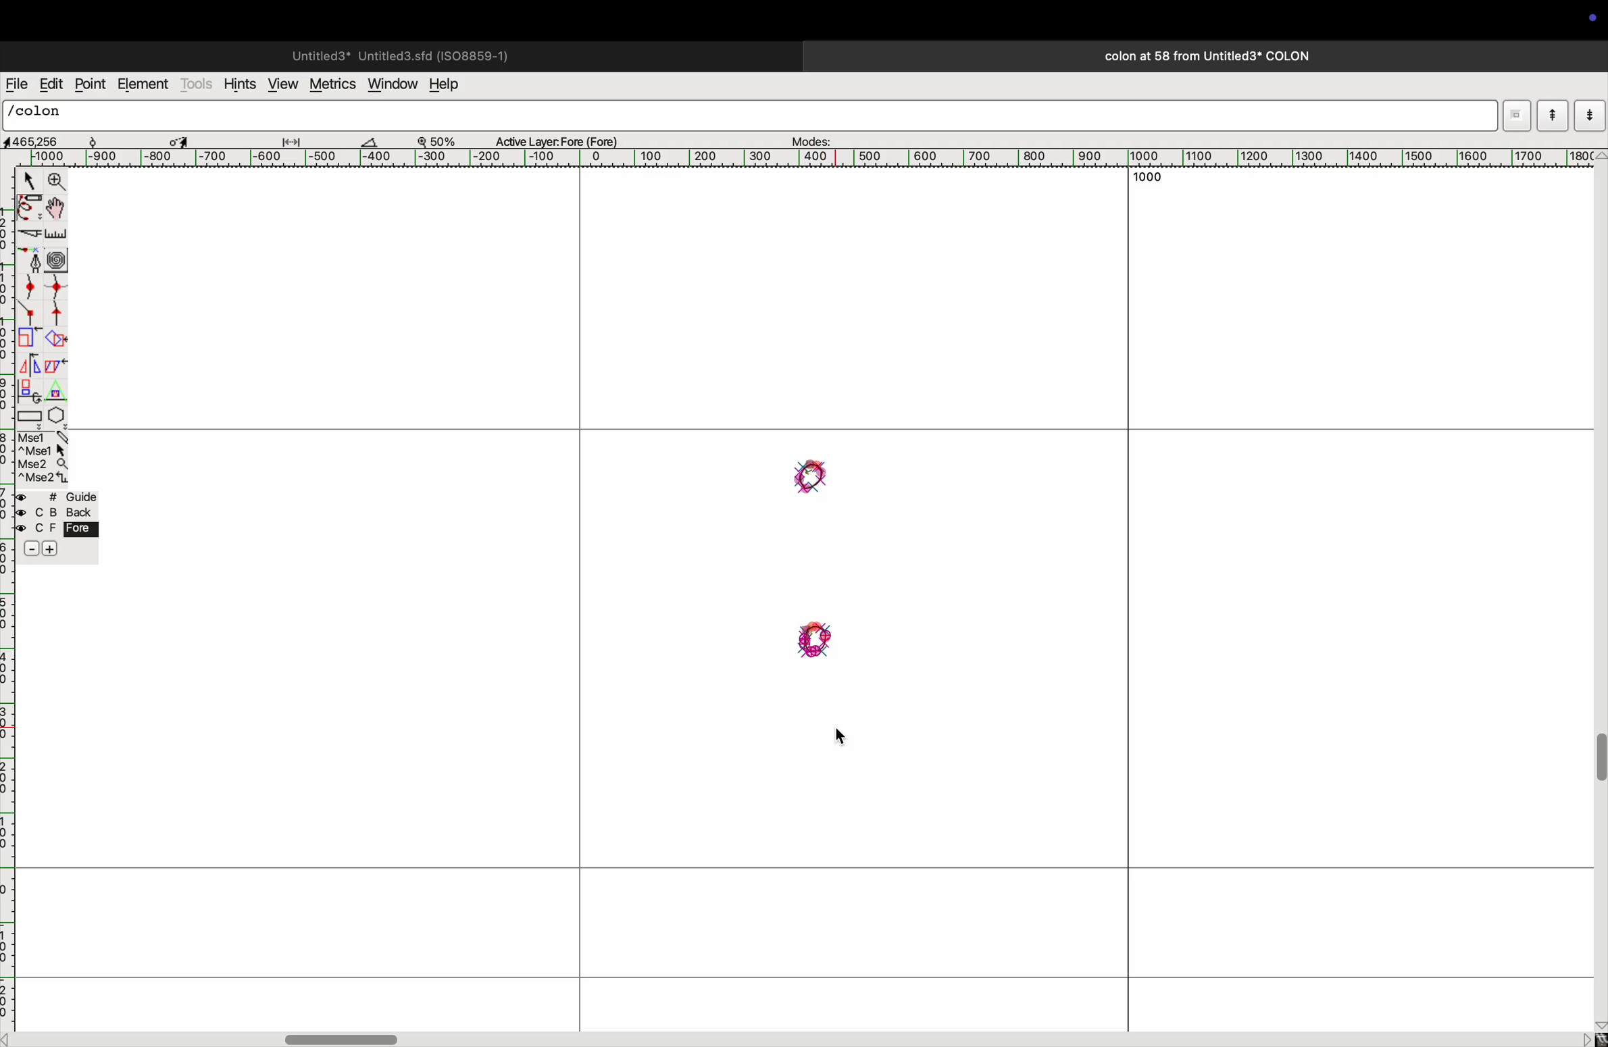 The width and height of the screenshot is (1608, 1047). I want to click on fountain pen, so click(30, 259).